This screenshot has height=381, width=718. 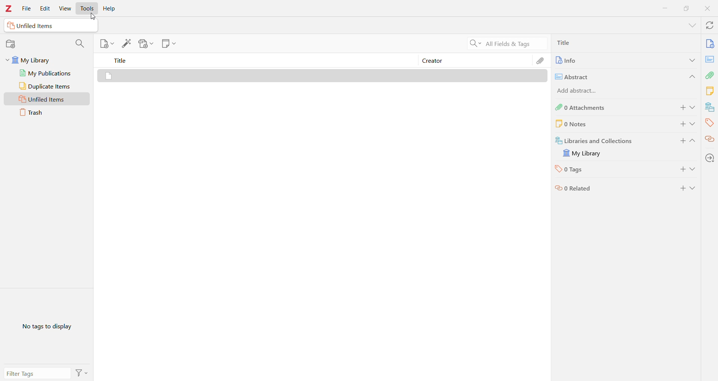 I want to click on Tags, so click(x=709, y=123).